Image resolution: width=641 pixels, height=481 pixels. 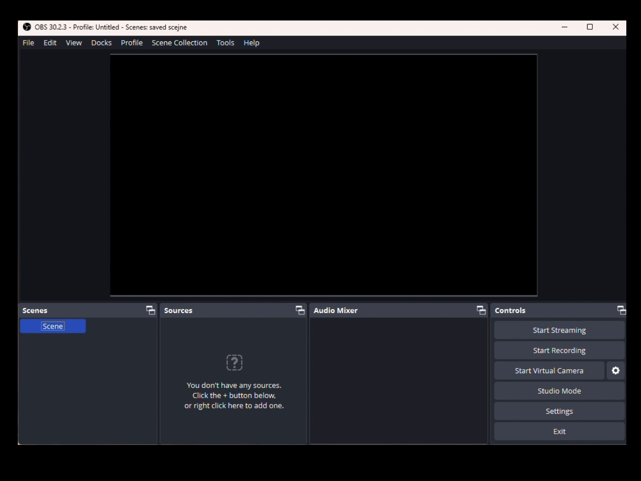 I want to click on Tools, so click(x=227, y=43).